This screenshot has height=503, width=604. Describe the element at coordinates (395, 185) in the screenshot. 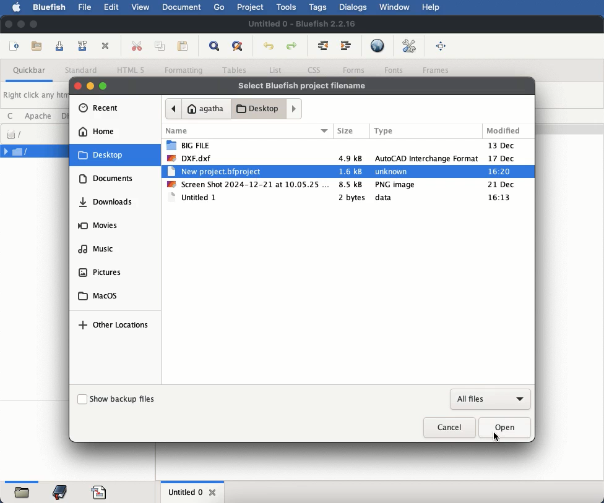

I see `PNG image` at that location.